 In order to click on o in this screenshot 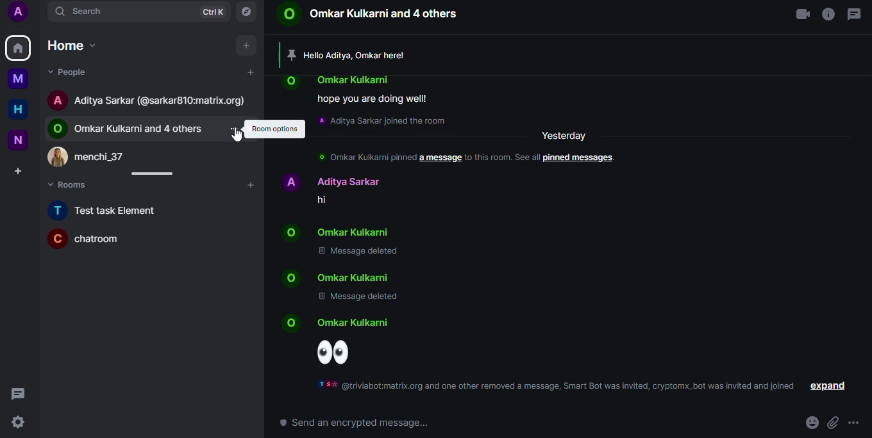, I will do `click(59, 129)`.